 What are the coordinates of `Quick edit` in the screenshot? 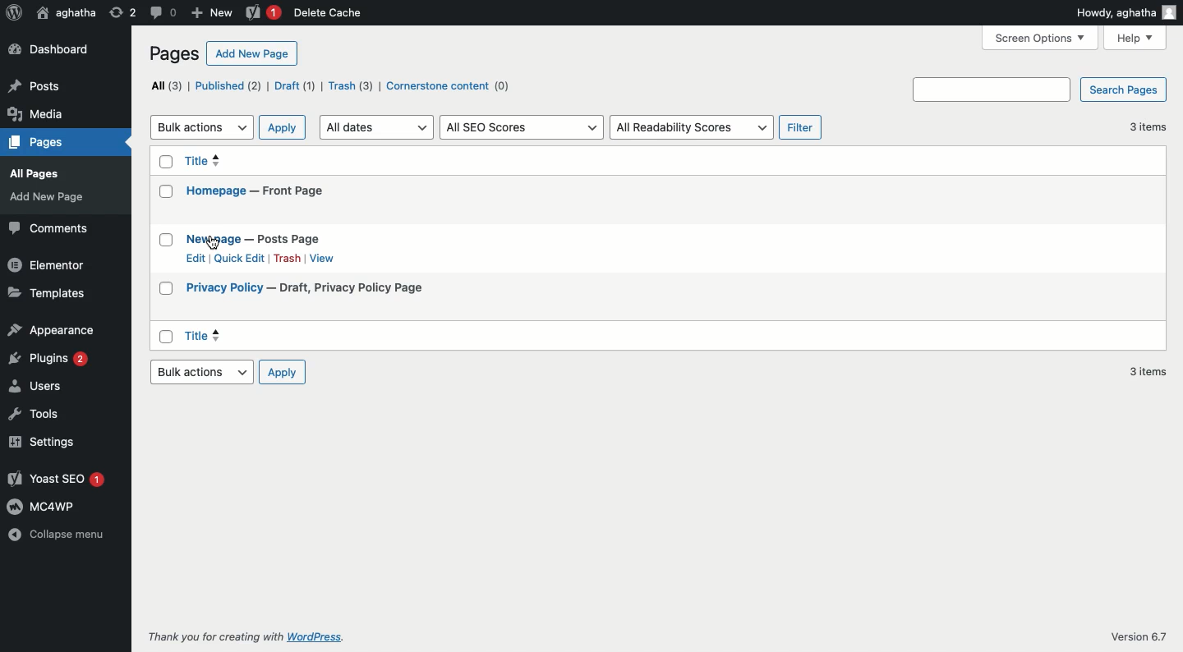 It's located at (239, 258).